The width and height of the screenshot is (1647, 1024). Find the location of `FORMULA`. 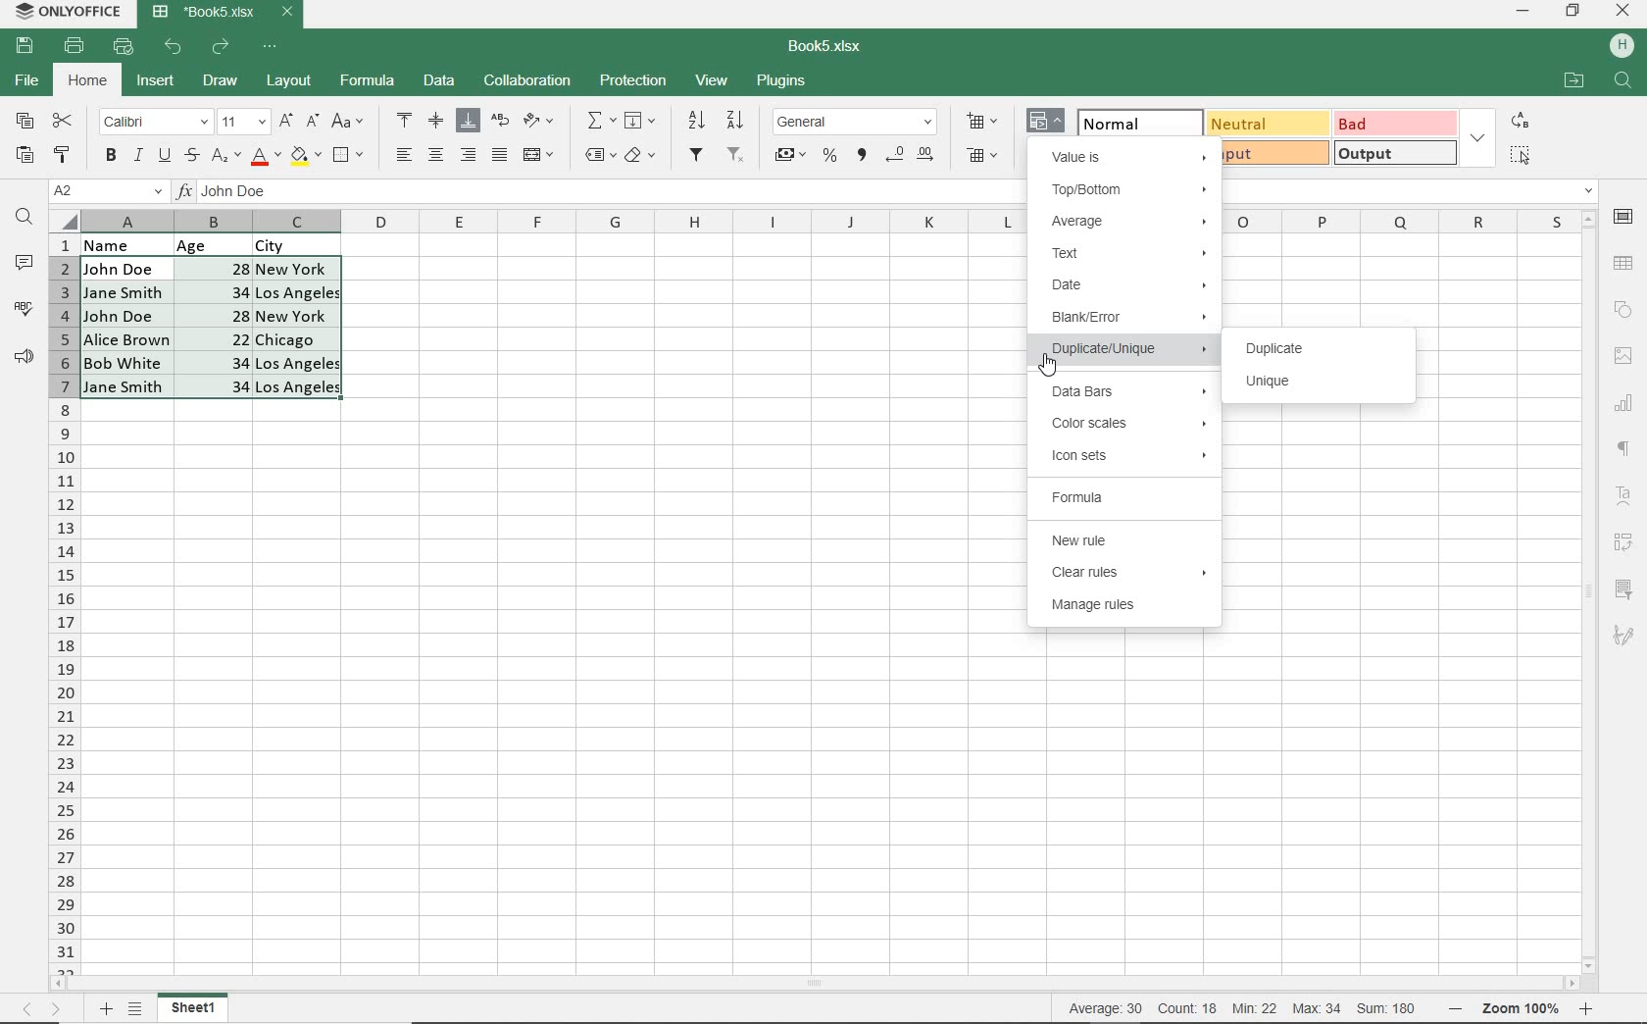

FORMULA is located at coordinates (1121, 497).